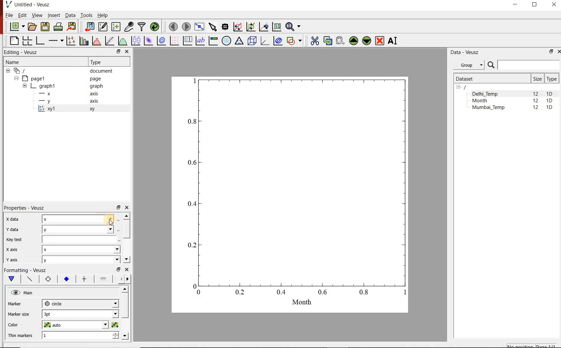  What do you see at coordinates (103, 27) in the screenshot?
I see `edit and enter new datasets` at bounding box center [103, 27].